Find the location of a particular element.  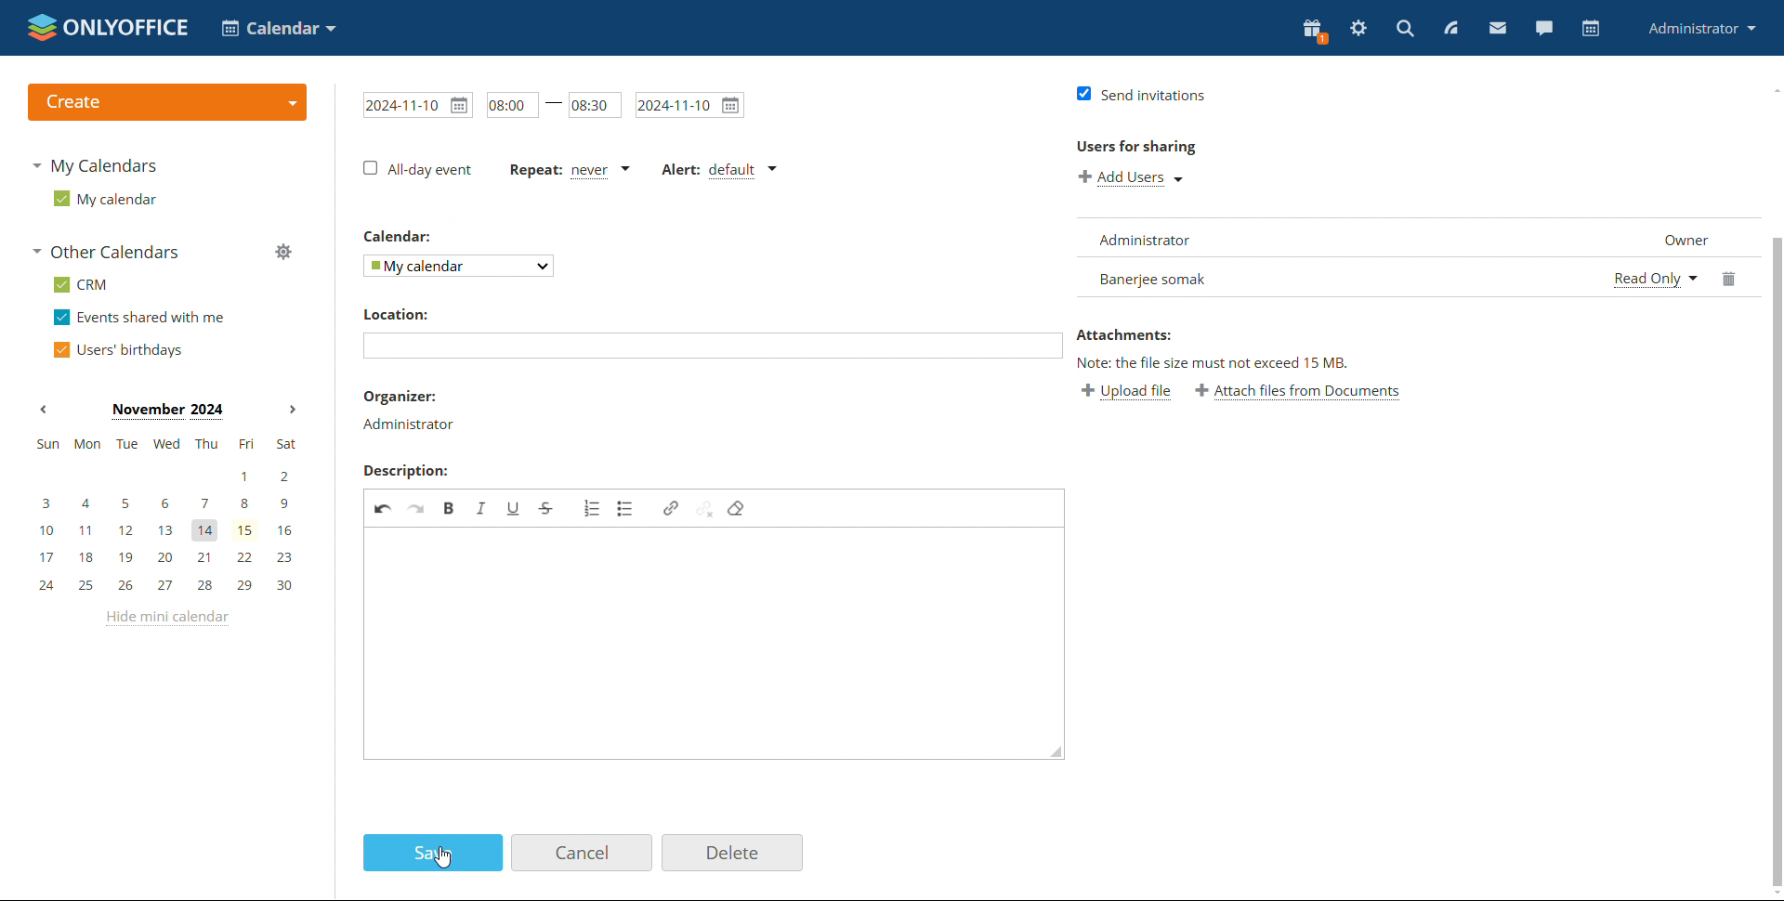

unlink is located at coordinates (705, 512).